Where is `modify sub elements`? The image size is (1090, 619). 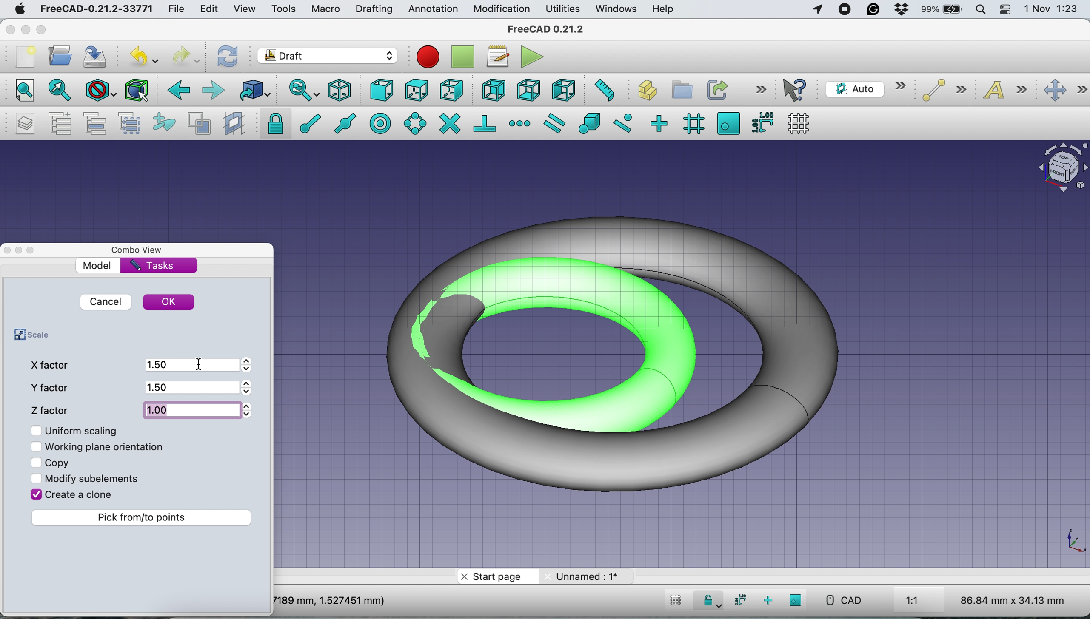 modify sub elements is located at coordinates (98, 477).